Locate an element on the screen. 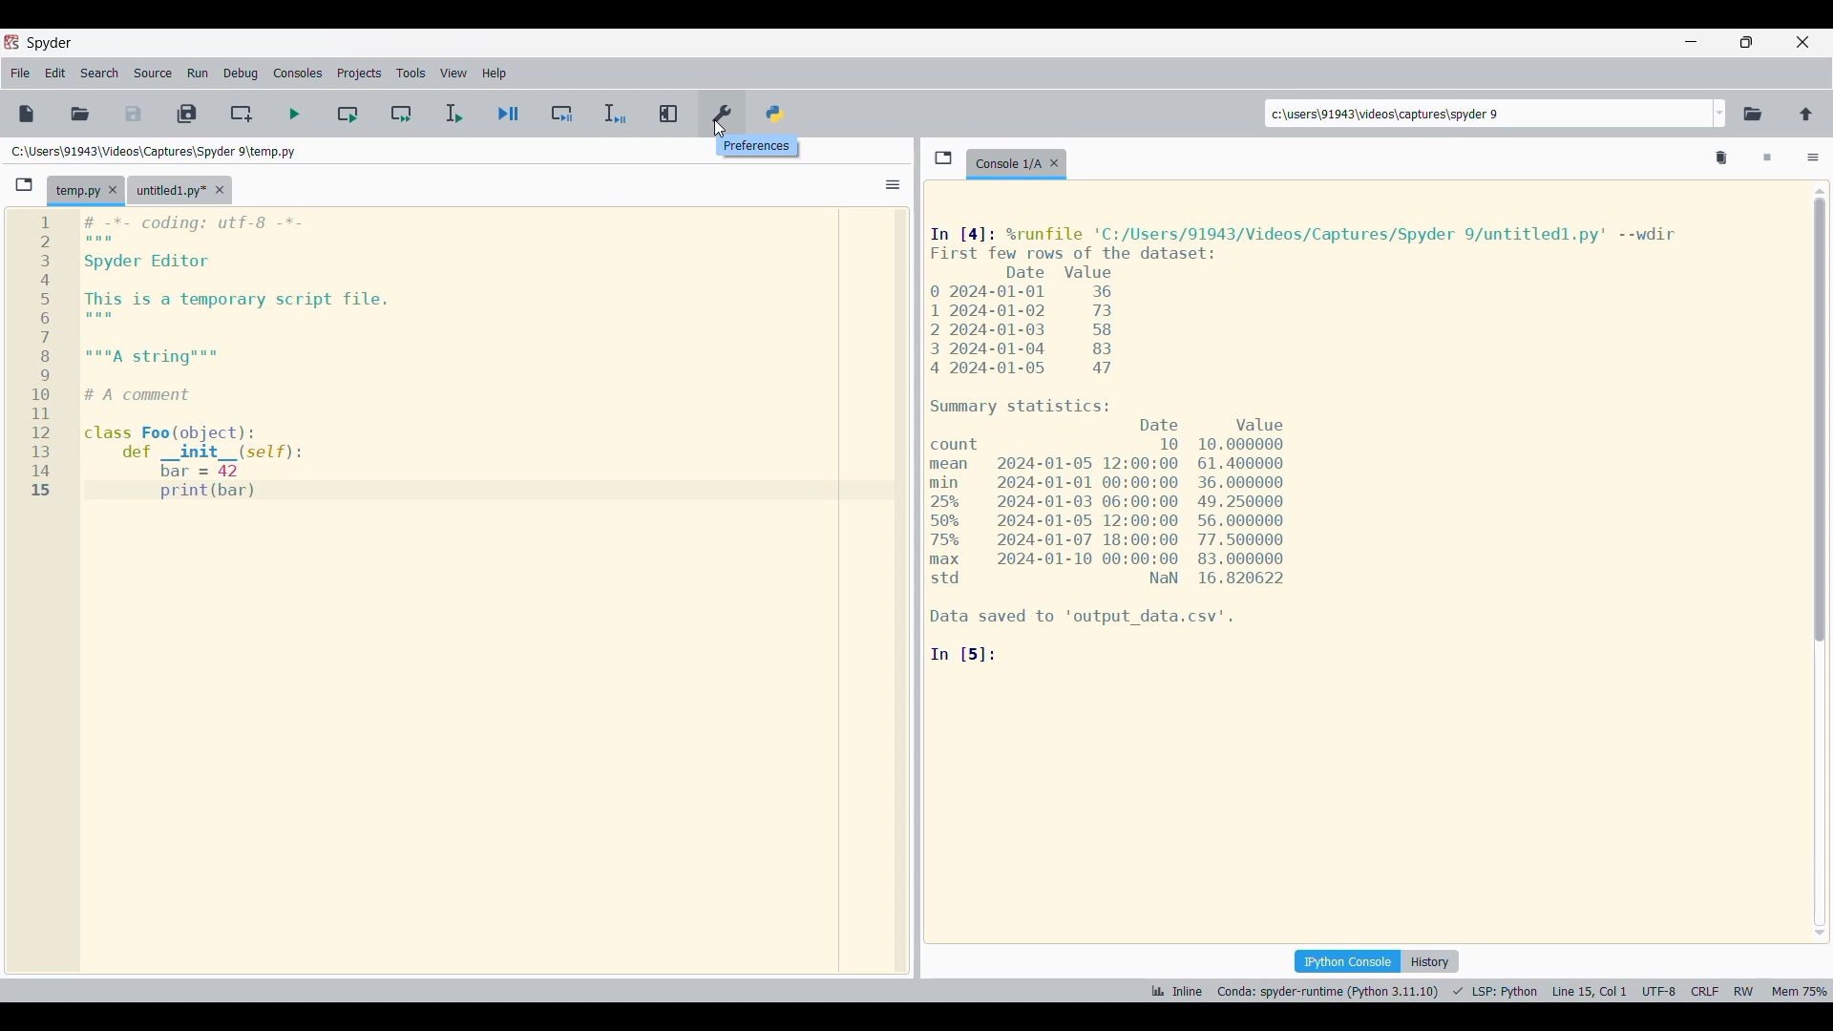 The width and height of the screenshot is (1833, 1031). Show in a smaller tab is located at coordinates (1747, 42).